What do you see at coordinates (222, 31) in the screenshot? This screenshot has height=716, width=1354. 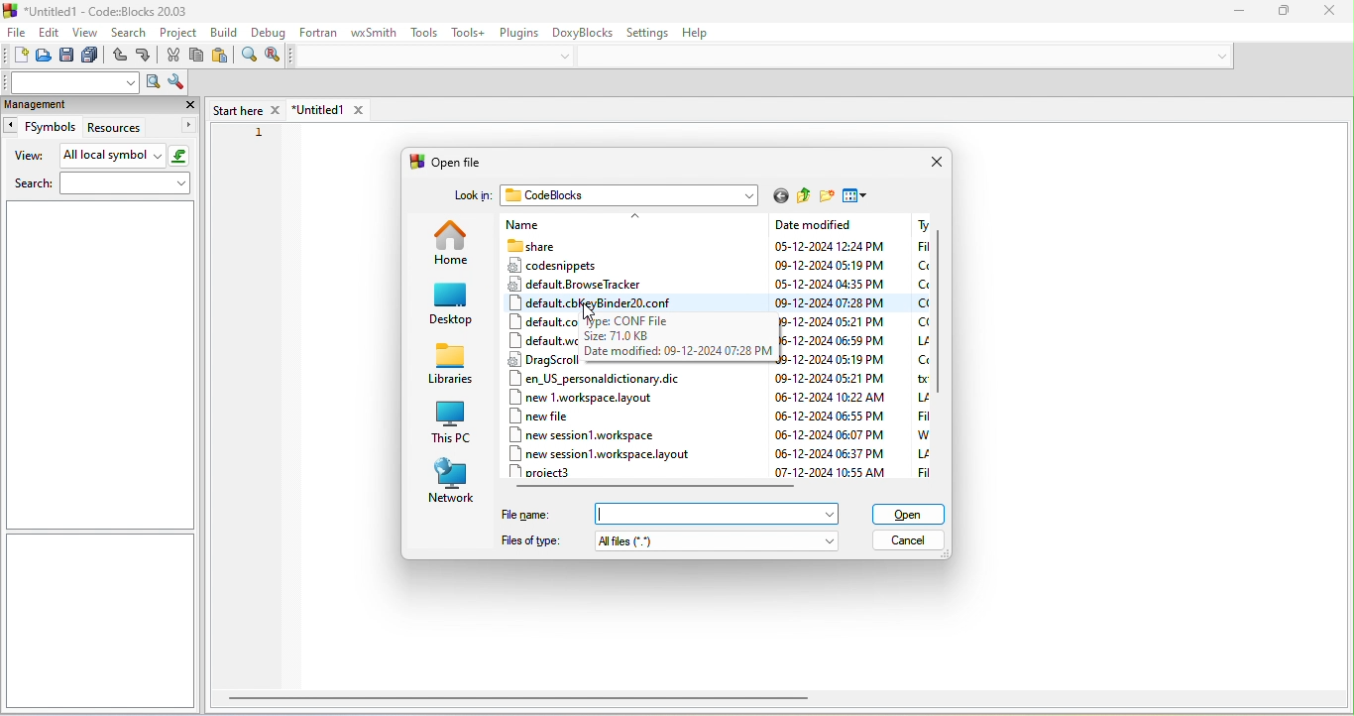 I see `build` at bounding box center [222, 31].